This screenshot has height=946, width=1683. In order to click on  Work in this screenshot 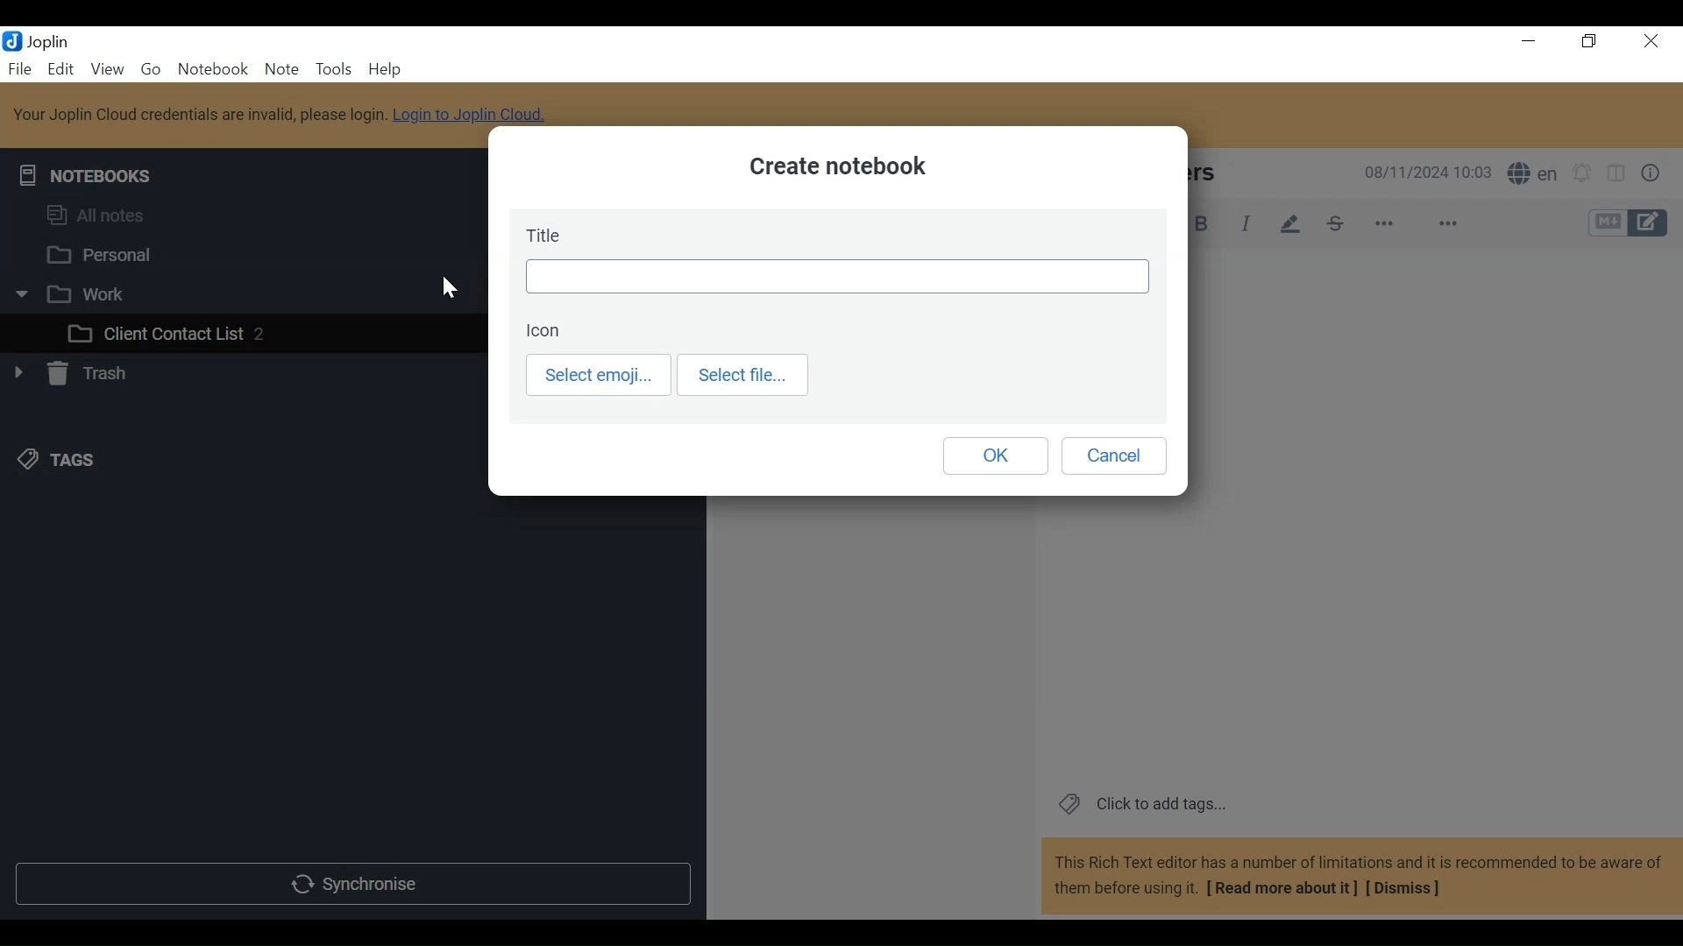, I will do `click(71, 293)`.